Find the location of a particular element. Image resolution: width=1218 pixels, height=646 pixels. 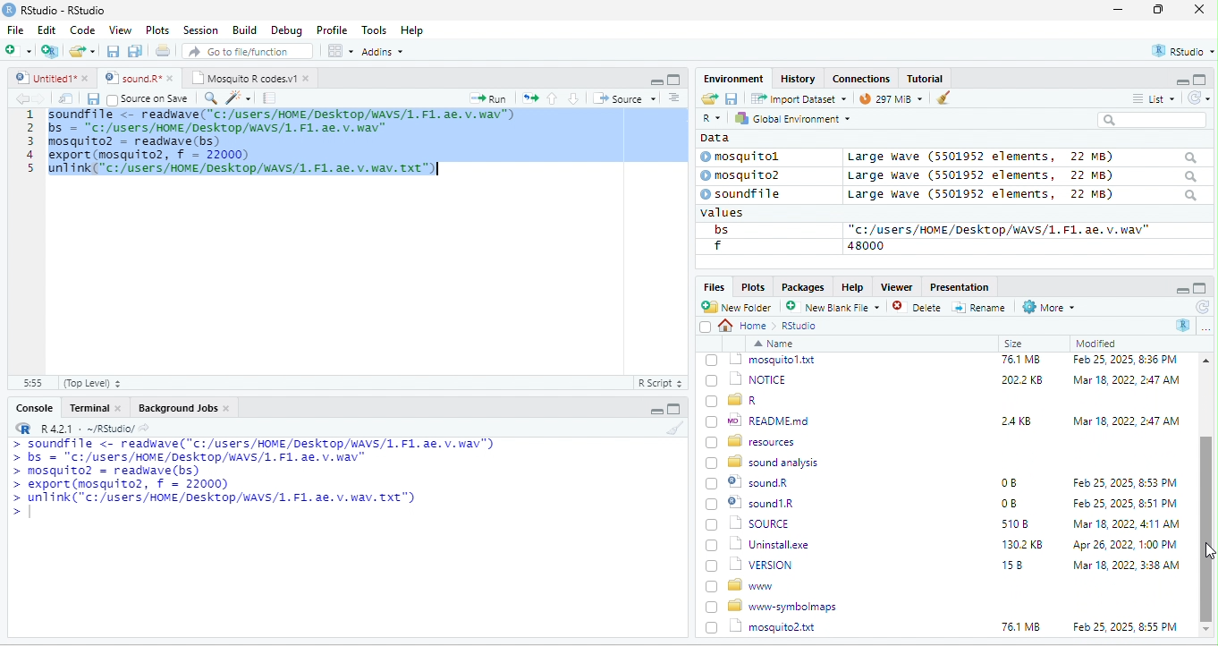

maximize is located at coordinates (1200, 288).